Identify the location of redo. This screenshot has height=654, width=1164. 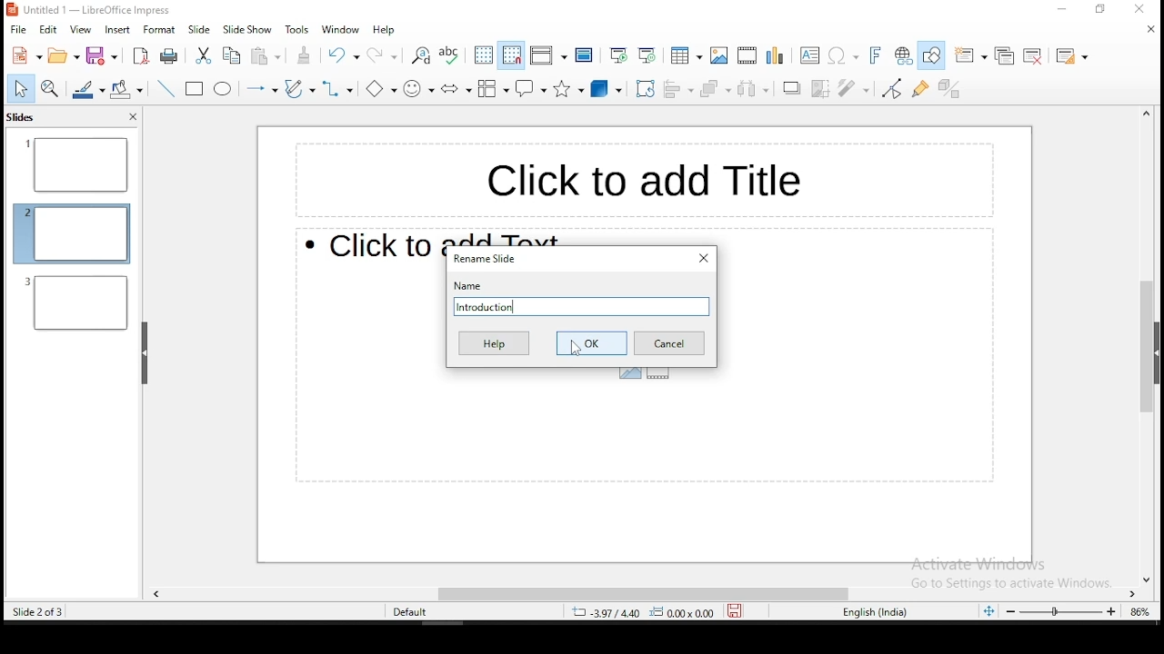
(383, 54).